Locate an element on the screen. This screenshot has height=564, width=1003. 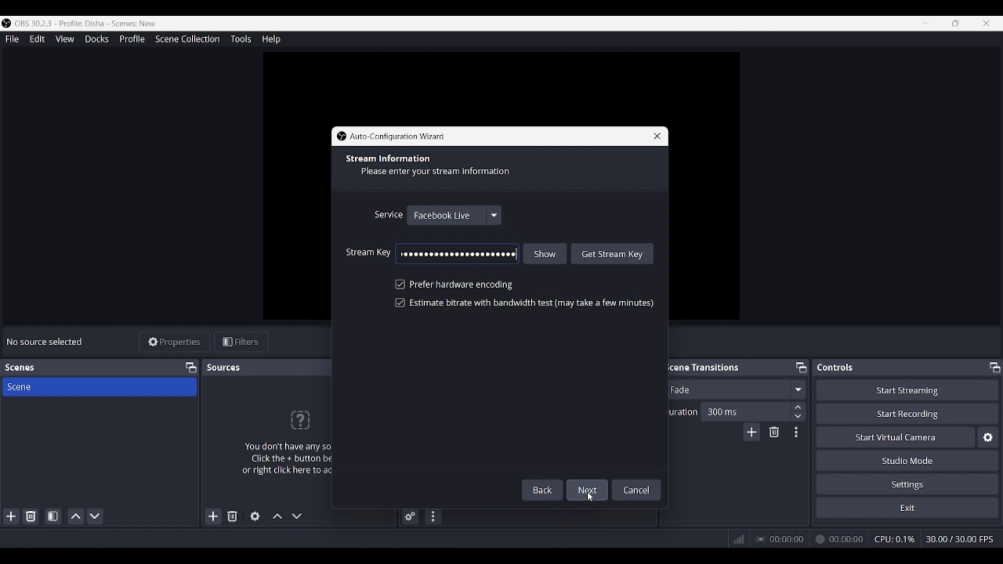
Delete selected scene is located at coordinates (30, 516).